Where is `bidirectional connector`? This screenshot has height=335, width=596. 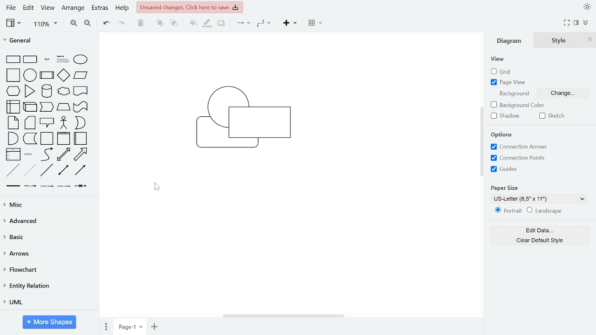
bidirectional connector is located at coordinates (64, 170).